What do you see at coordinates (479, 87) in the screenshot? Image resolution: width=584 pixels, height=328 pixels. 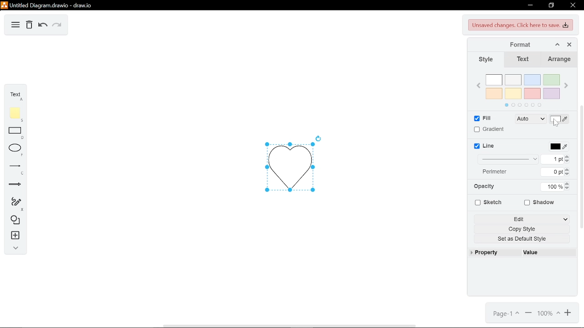 I see `previous` at bounding box center [479, 87].